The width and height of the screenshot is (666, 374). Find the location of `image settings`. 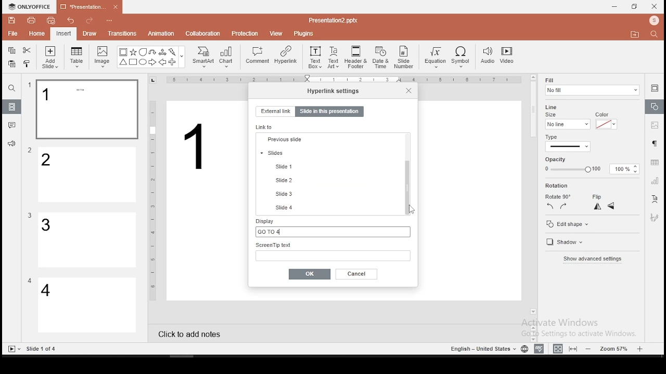

image settings is located at coordinates (654, 126).